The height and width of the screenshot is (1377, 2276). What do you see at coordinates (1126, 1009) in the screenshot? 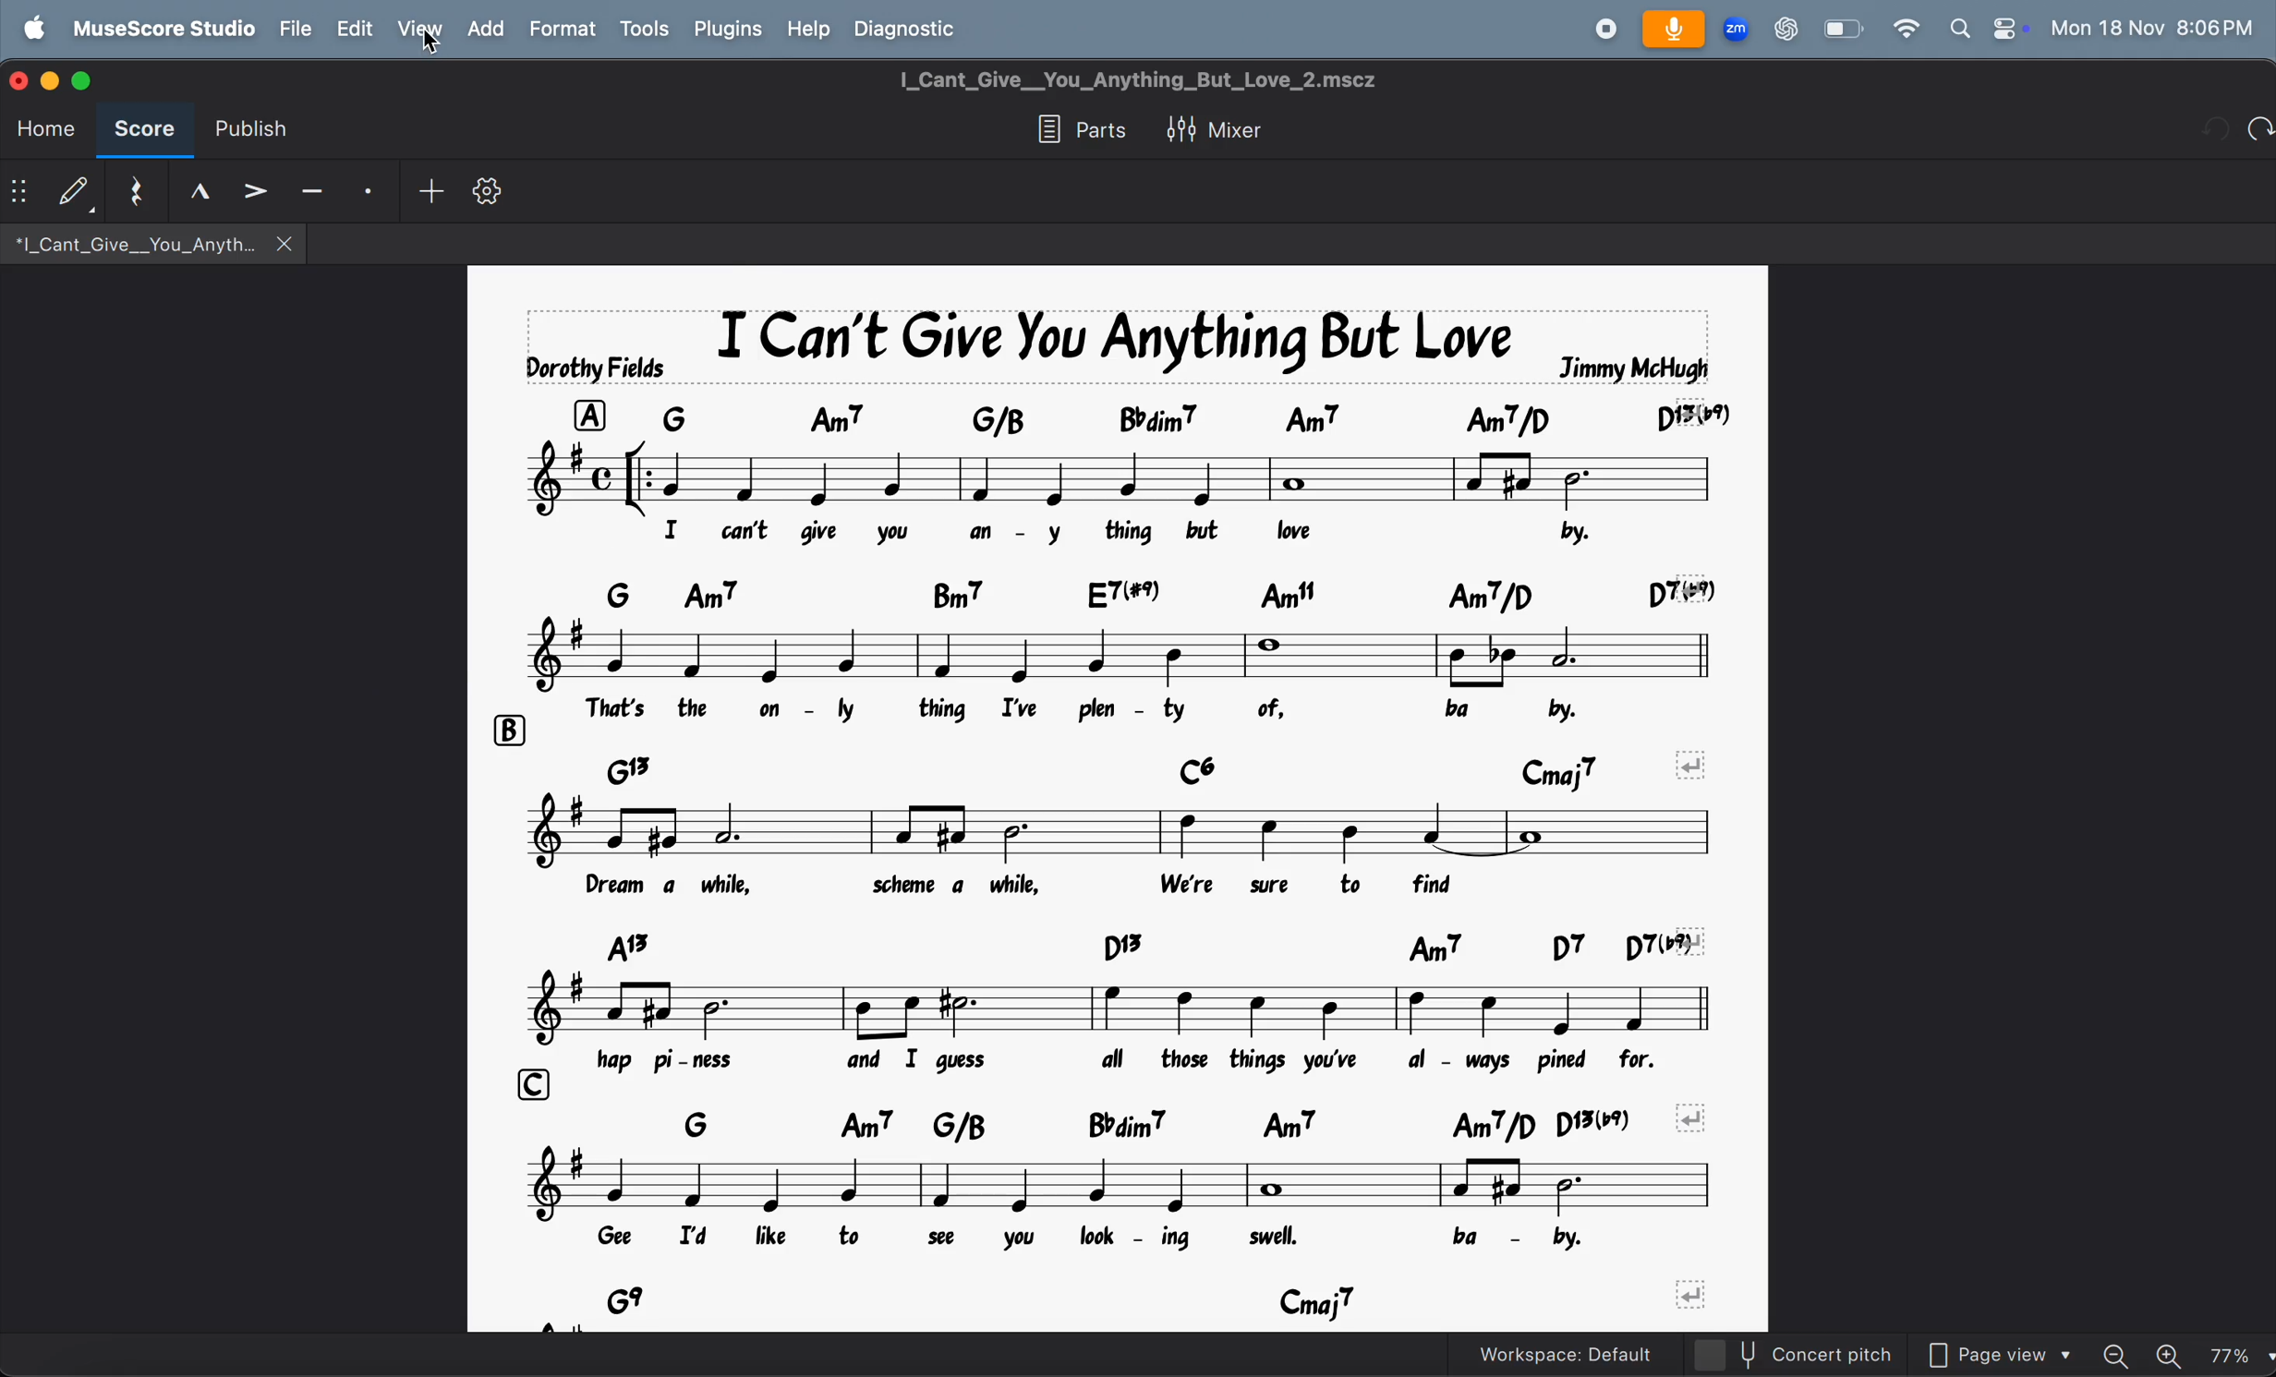
I see `notes` at bounding box center [1126, 1009].